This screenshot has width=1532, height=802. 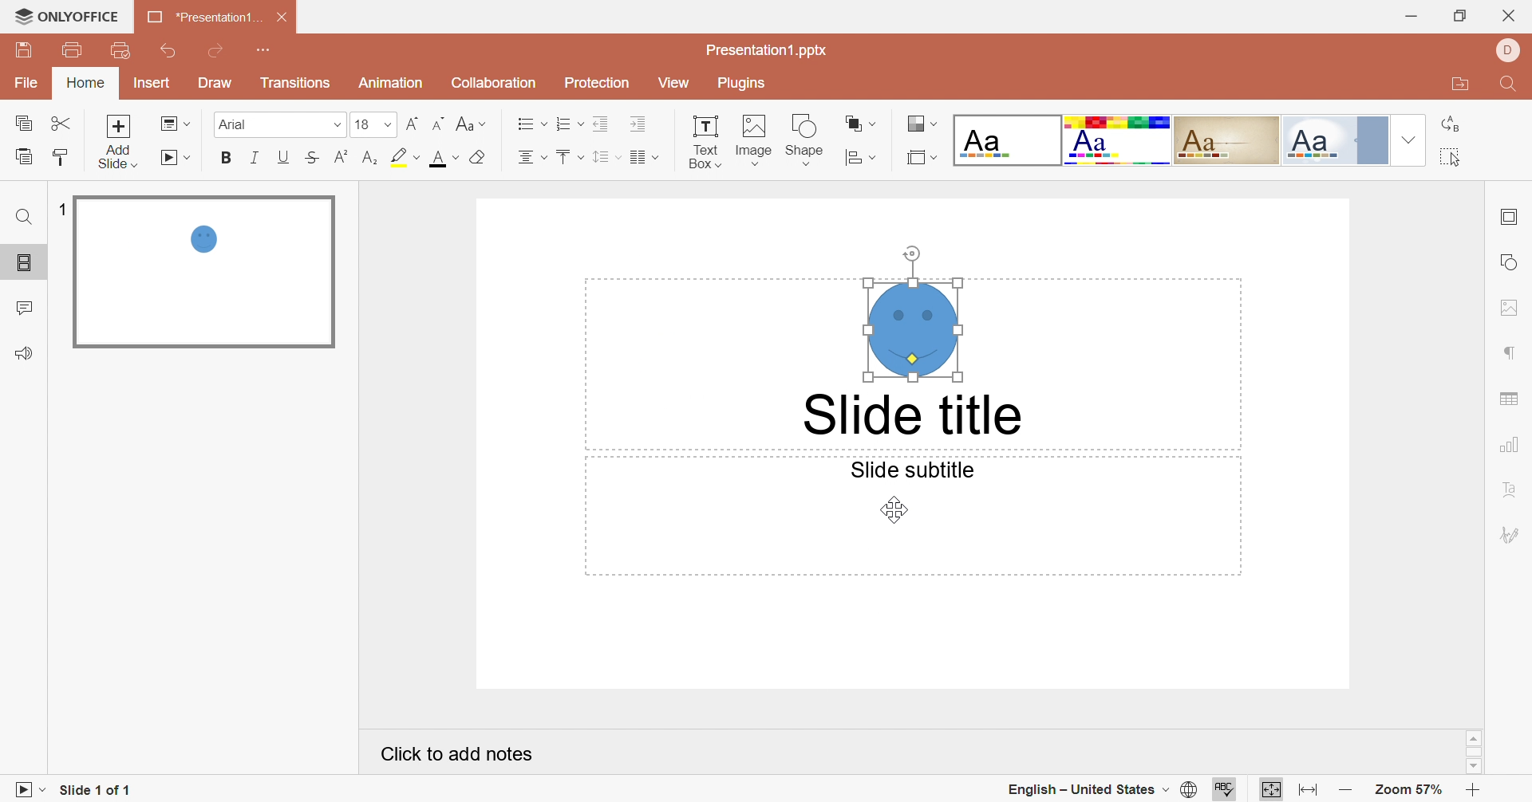 What do you see at coordinates (1191, 791) in the screenshot?
I see `Set document language` at bounding box center [1191, 791].